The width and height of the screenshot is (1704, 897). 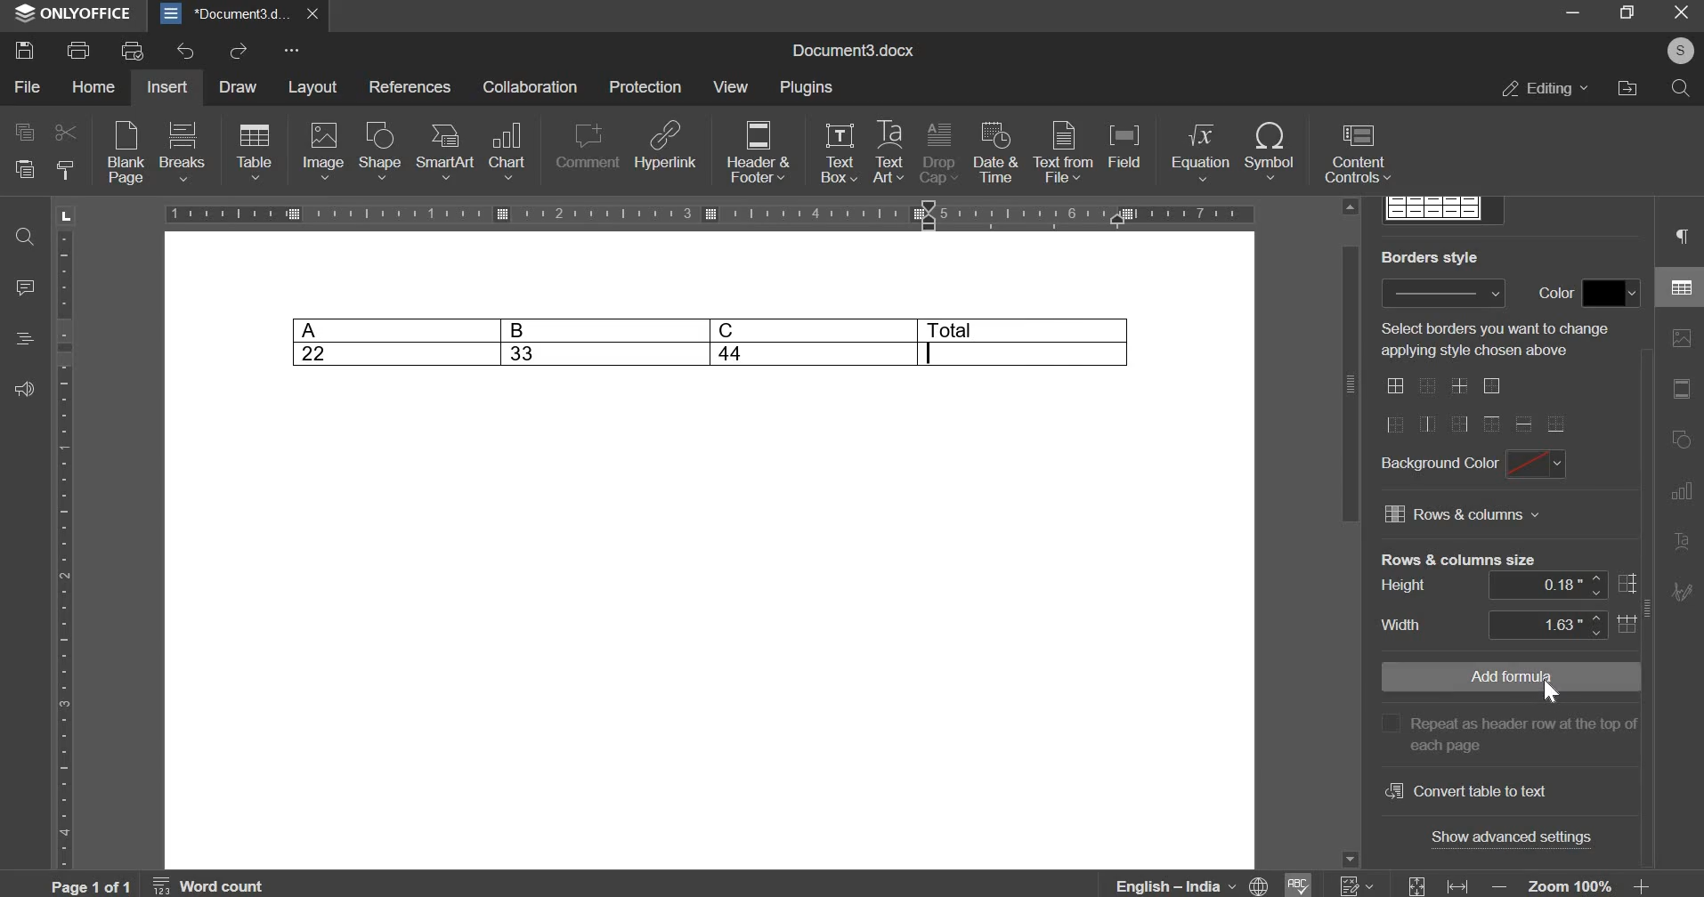 I want to click on blank page, so click(x=124, y=155).